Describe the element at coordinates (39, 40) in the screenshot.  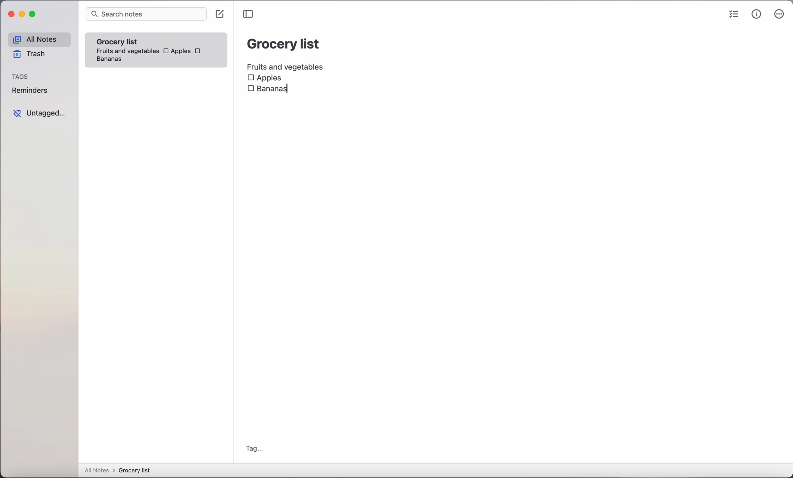
I see `all notes` at that location.